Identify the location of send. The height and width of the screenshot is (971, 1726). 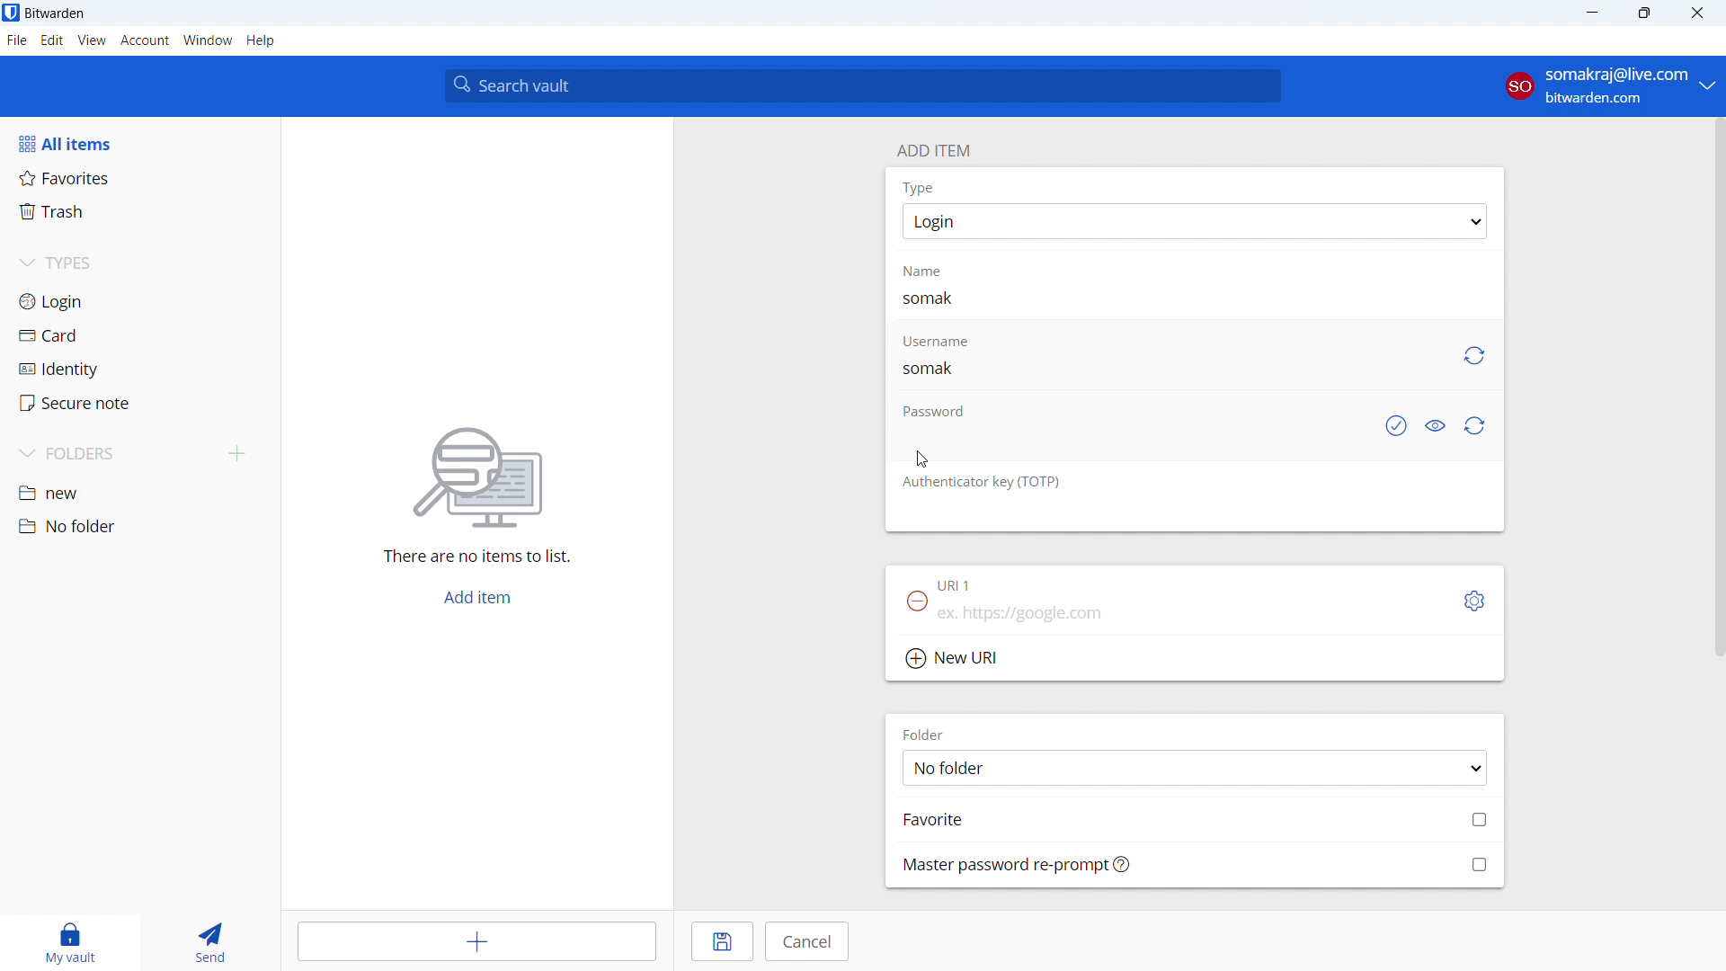
(208, 942).